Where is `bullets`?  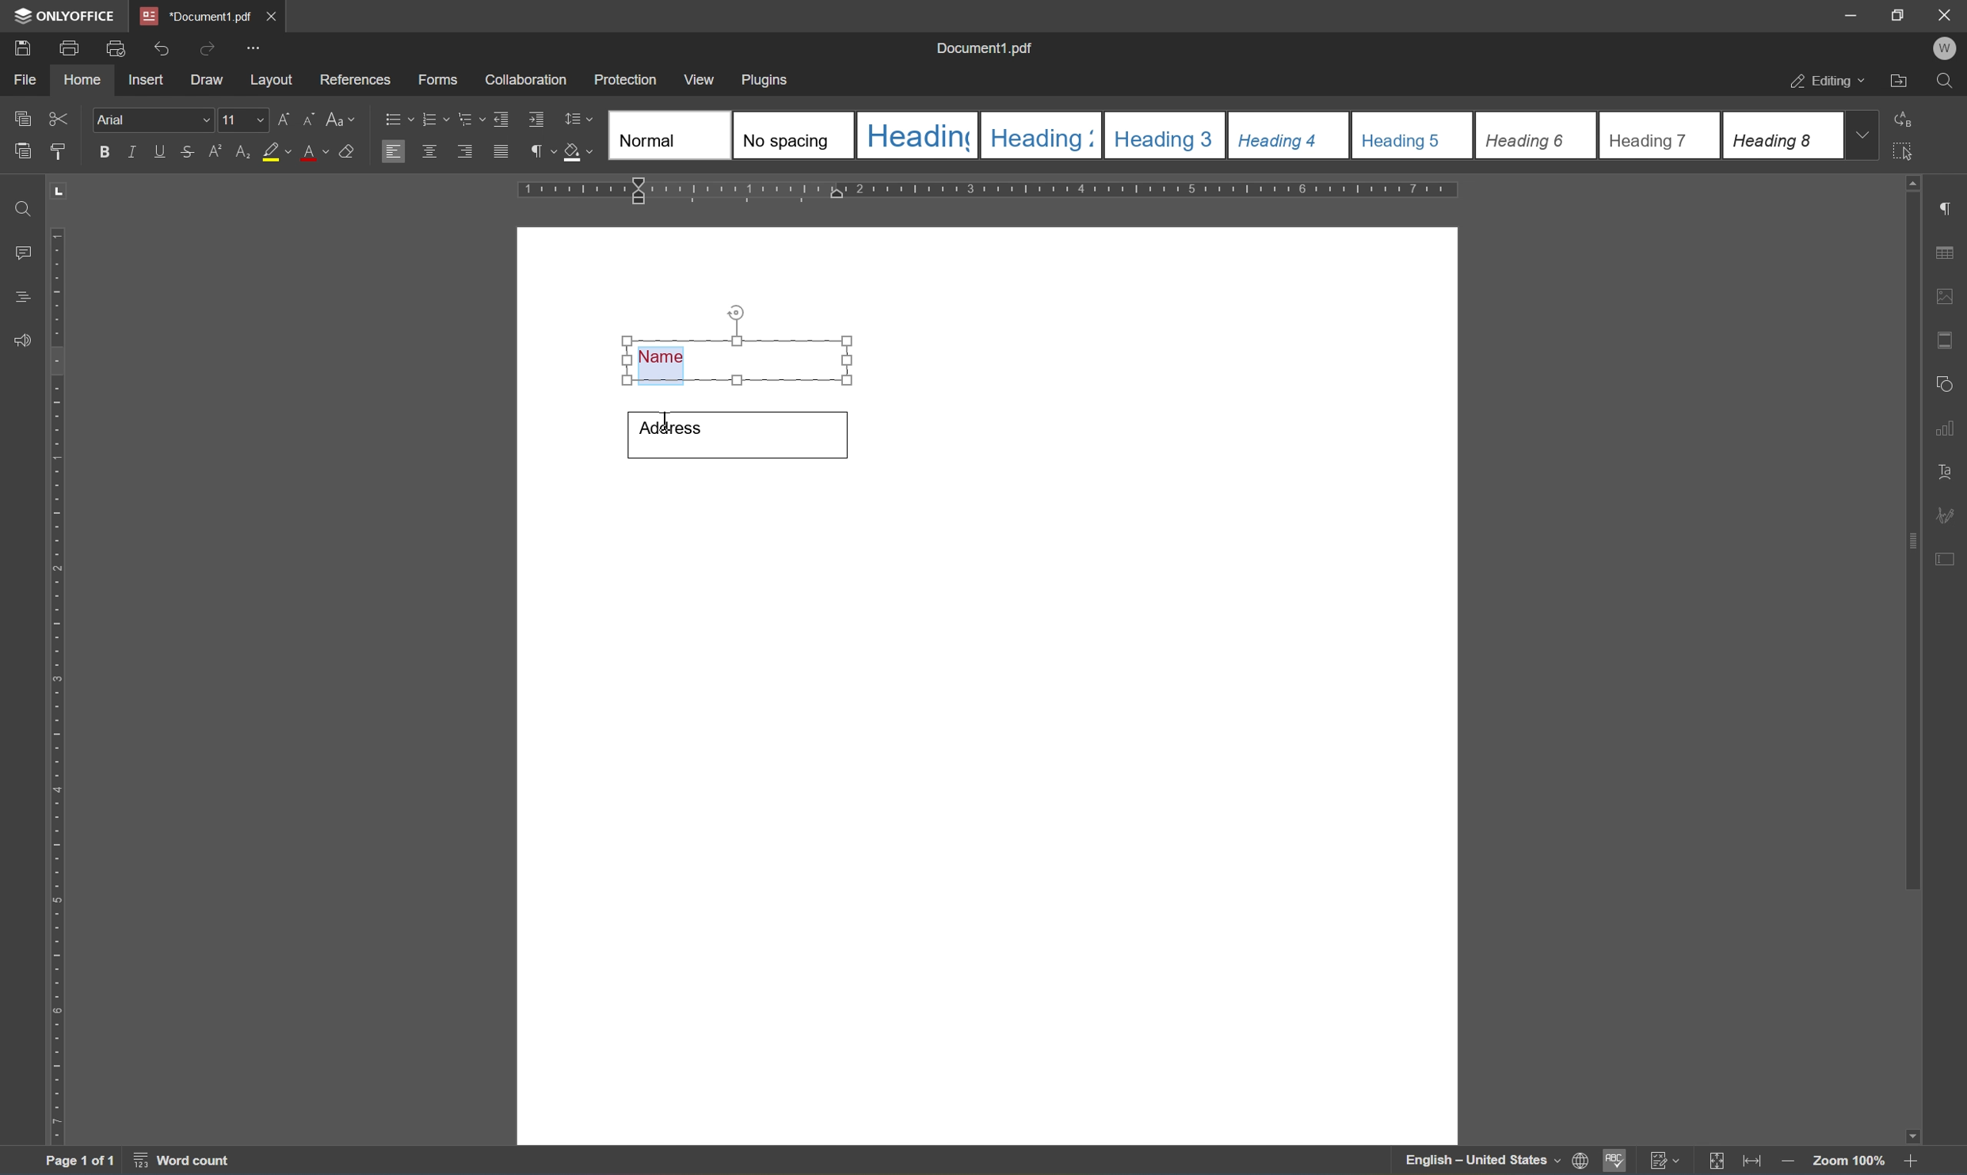 bullets is located at coordinates (395, 118).